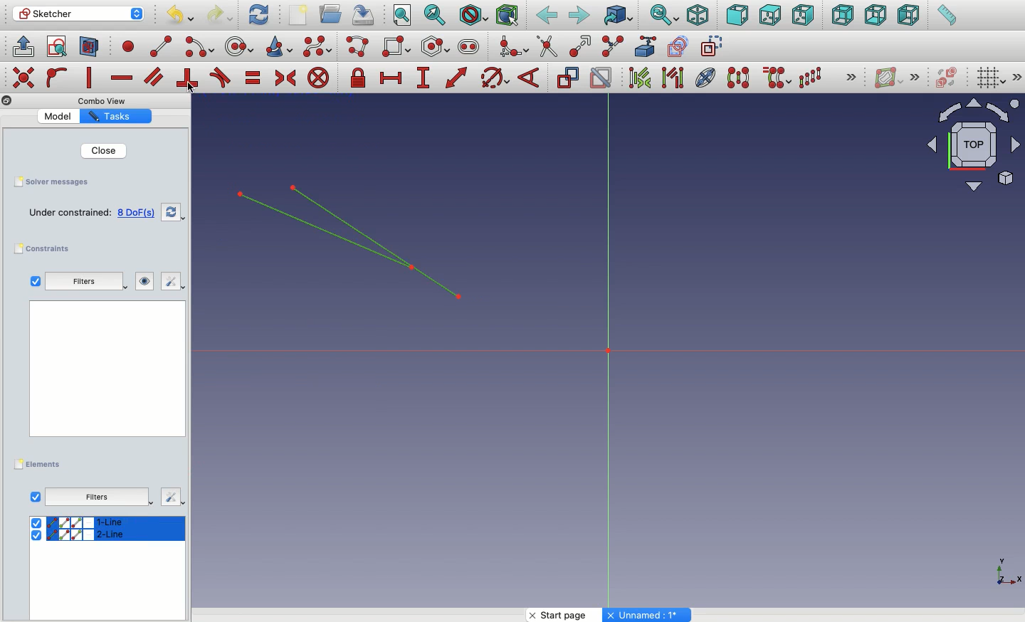  What do you see at coordinates (648, 615) in the screenshot?
I see `` at bounding box center [648, 615].